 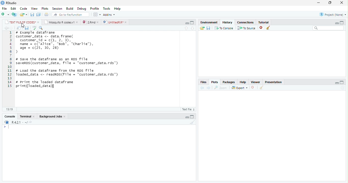 What do you see at coordinates (215, 82) in the screenshot?
I see `Plots` at bounding box center [215, 82].